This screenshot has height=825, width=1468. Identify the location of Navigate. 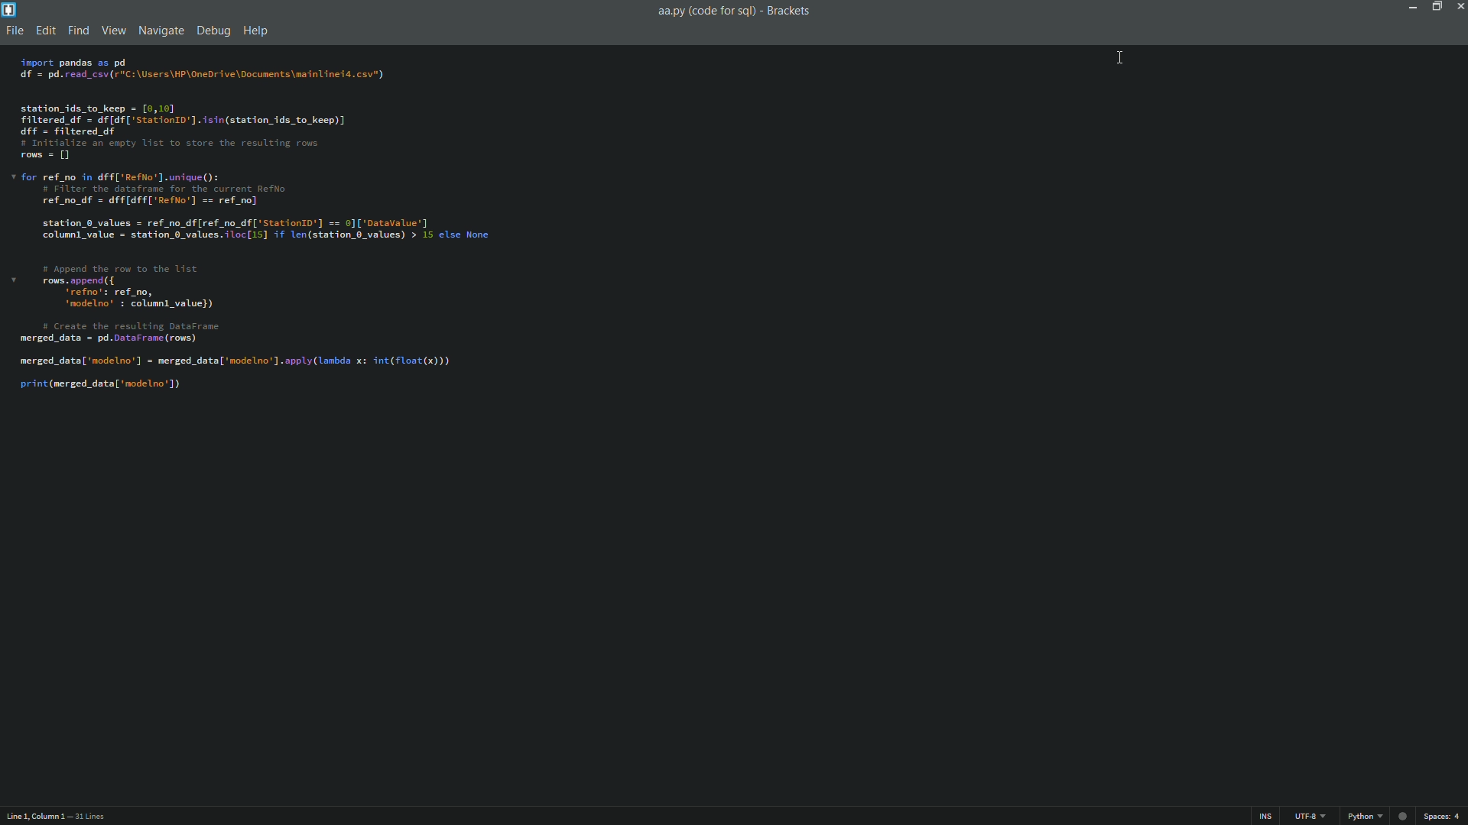
(160, 31).